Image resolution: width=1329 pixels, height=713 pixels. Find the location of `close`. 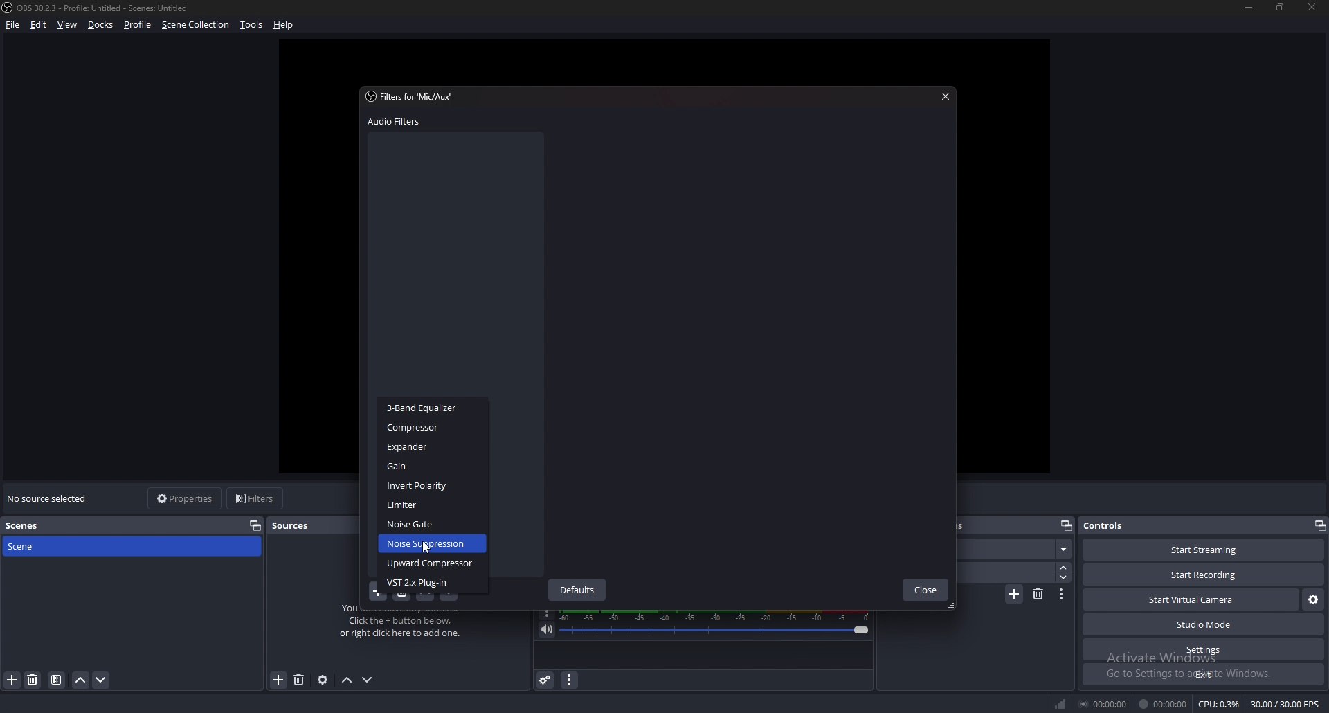

close is located at coordinates (943, 97).